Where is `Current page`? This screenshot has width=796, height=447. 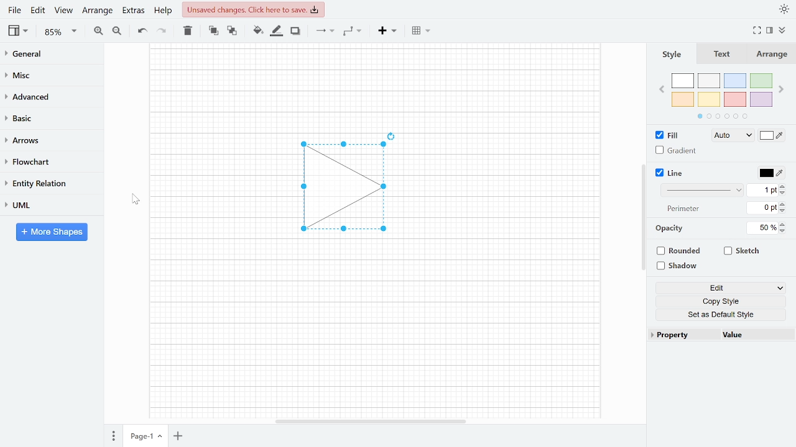
Current page is located at coordinates (139, 436).